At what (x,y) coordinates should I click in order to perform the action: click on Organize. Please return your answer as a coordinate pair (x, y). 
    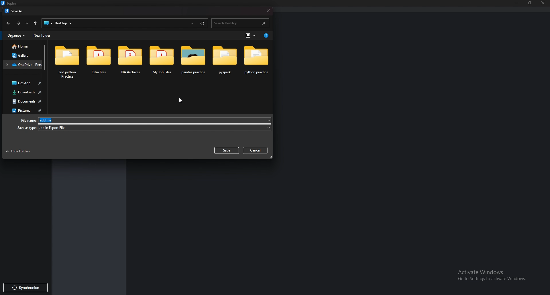
    Looking at the image, I should click on (18, 36).